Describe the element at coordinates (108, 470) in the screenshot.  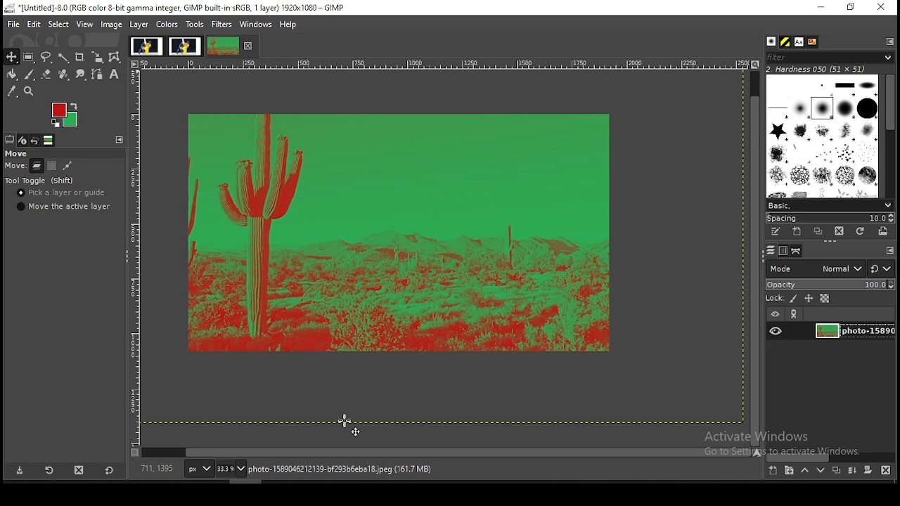
I see `reset to defaults` at that location.